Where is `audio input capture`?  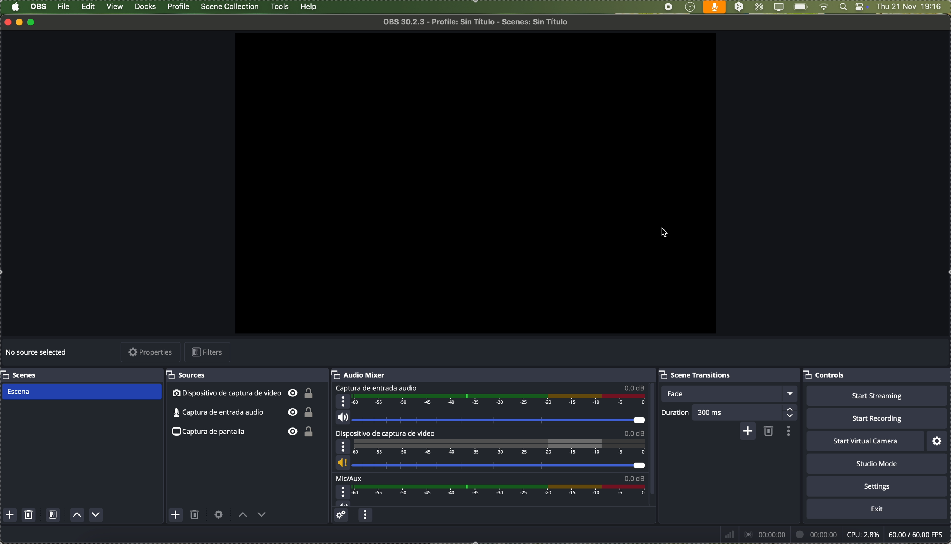
audio input capture is located at coordinates (489, 404).